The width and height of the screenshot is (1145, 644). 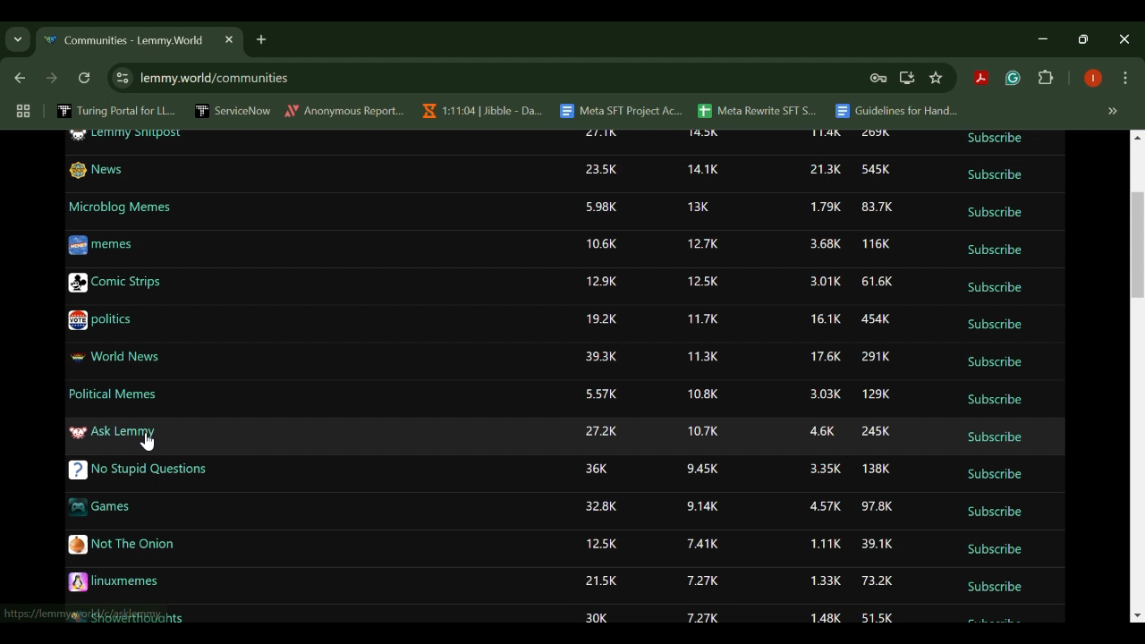 What do you see at coordinates (123, 545) in the screenshot?
I see `Not The Onion` at bounding box center [123, 545].